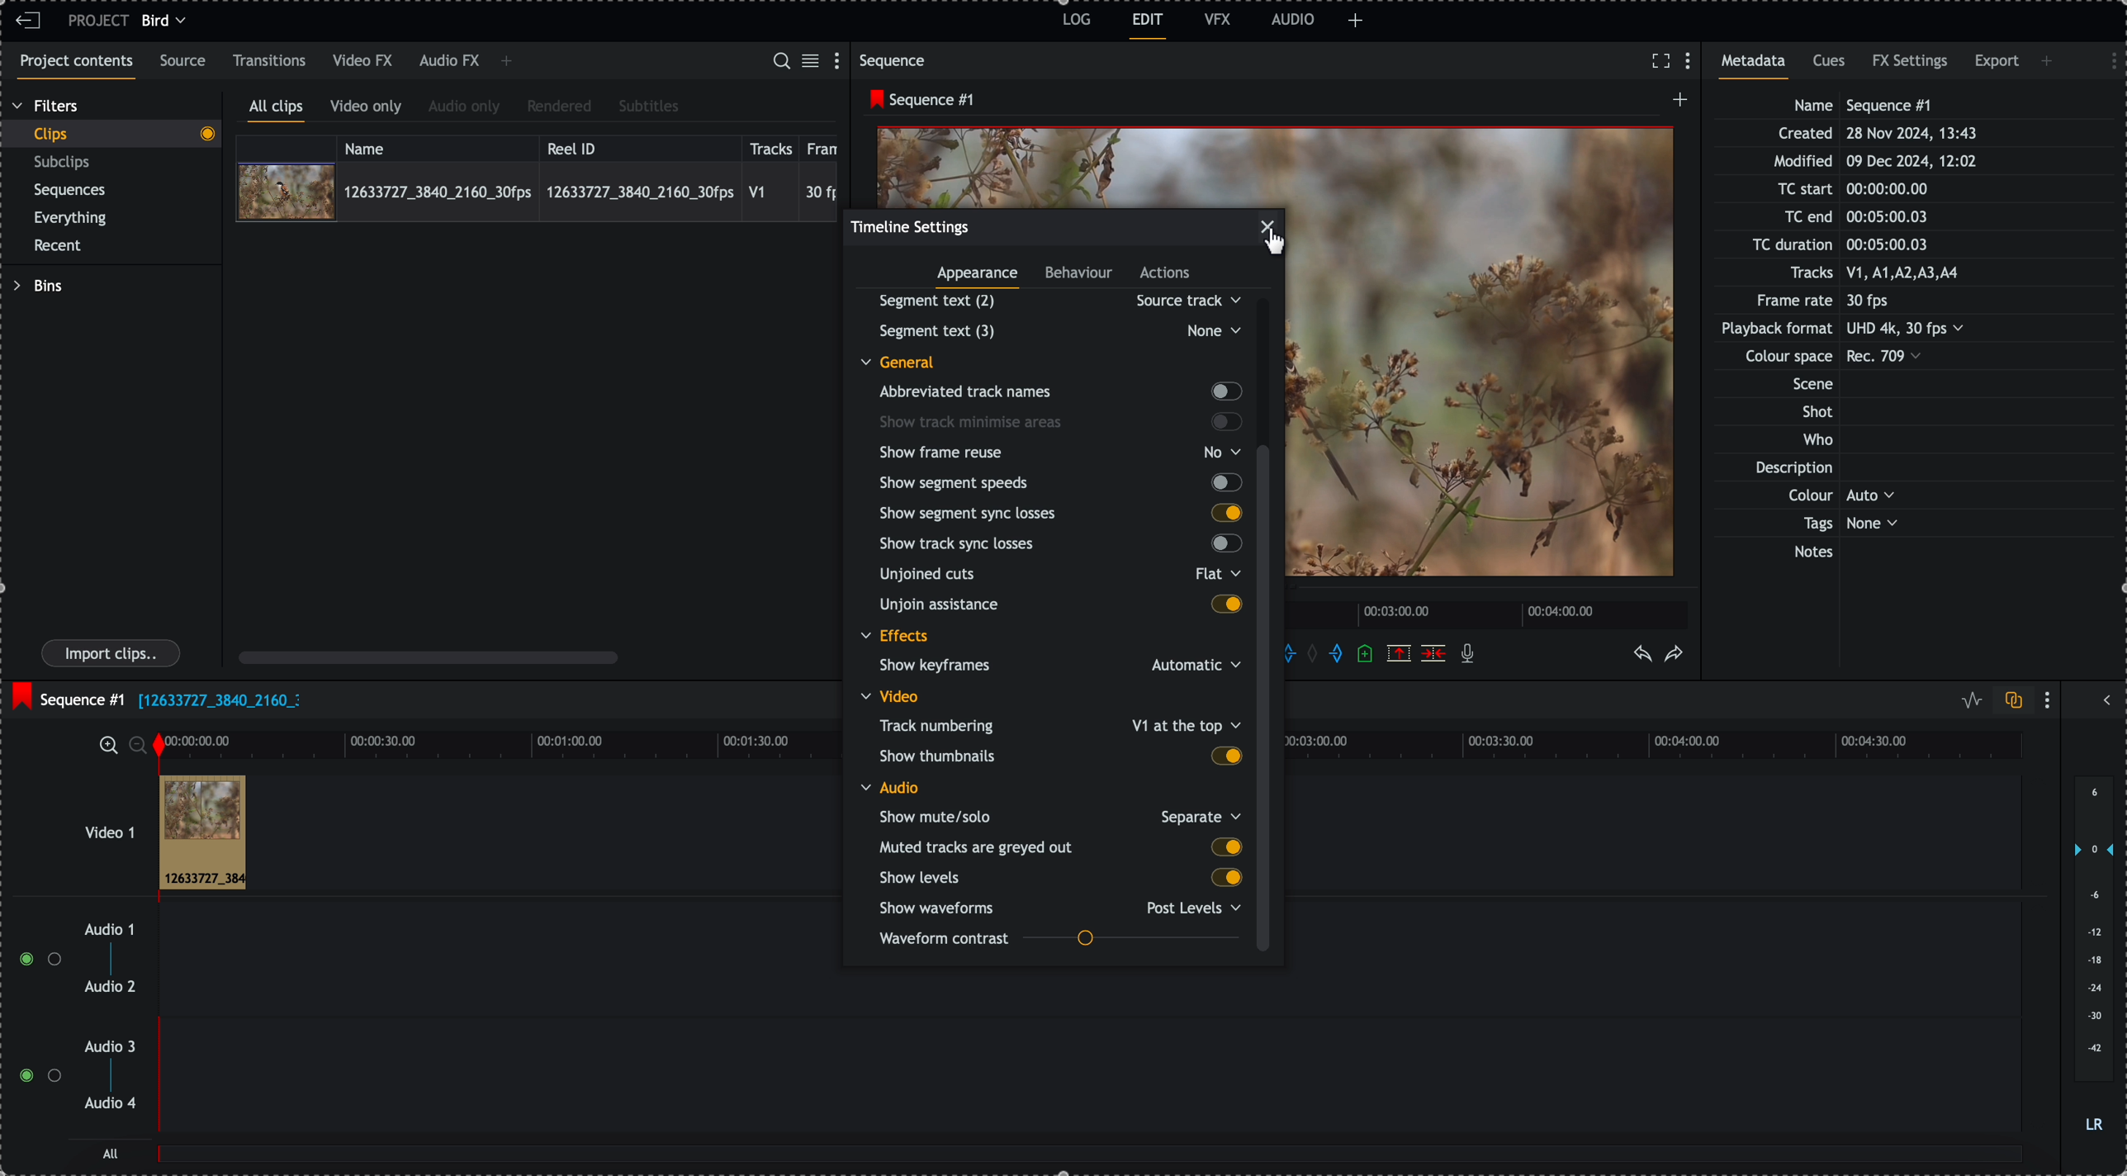 This screenshot has height=1176, width=2127. I want to click on add a cue at the current position, so click(1367, 655).